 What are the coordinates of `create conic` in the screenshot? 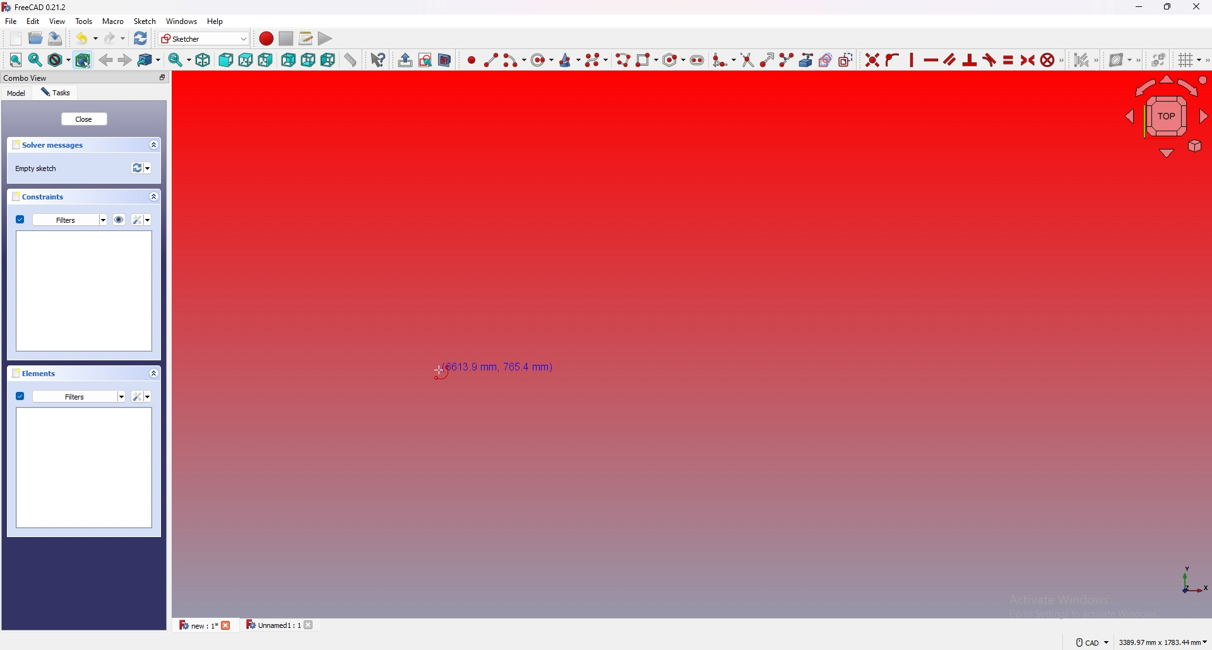 It's located at (569, 60).